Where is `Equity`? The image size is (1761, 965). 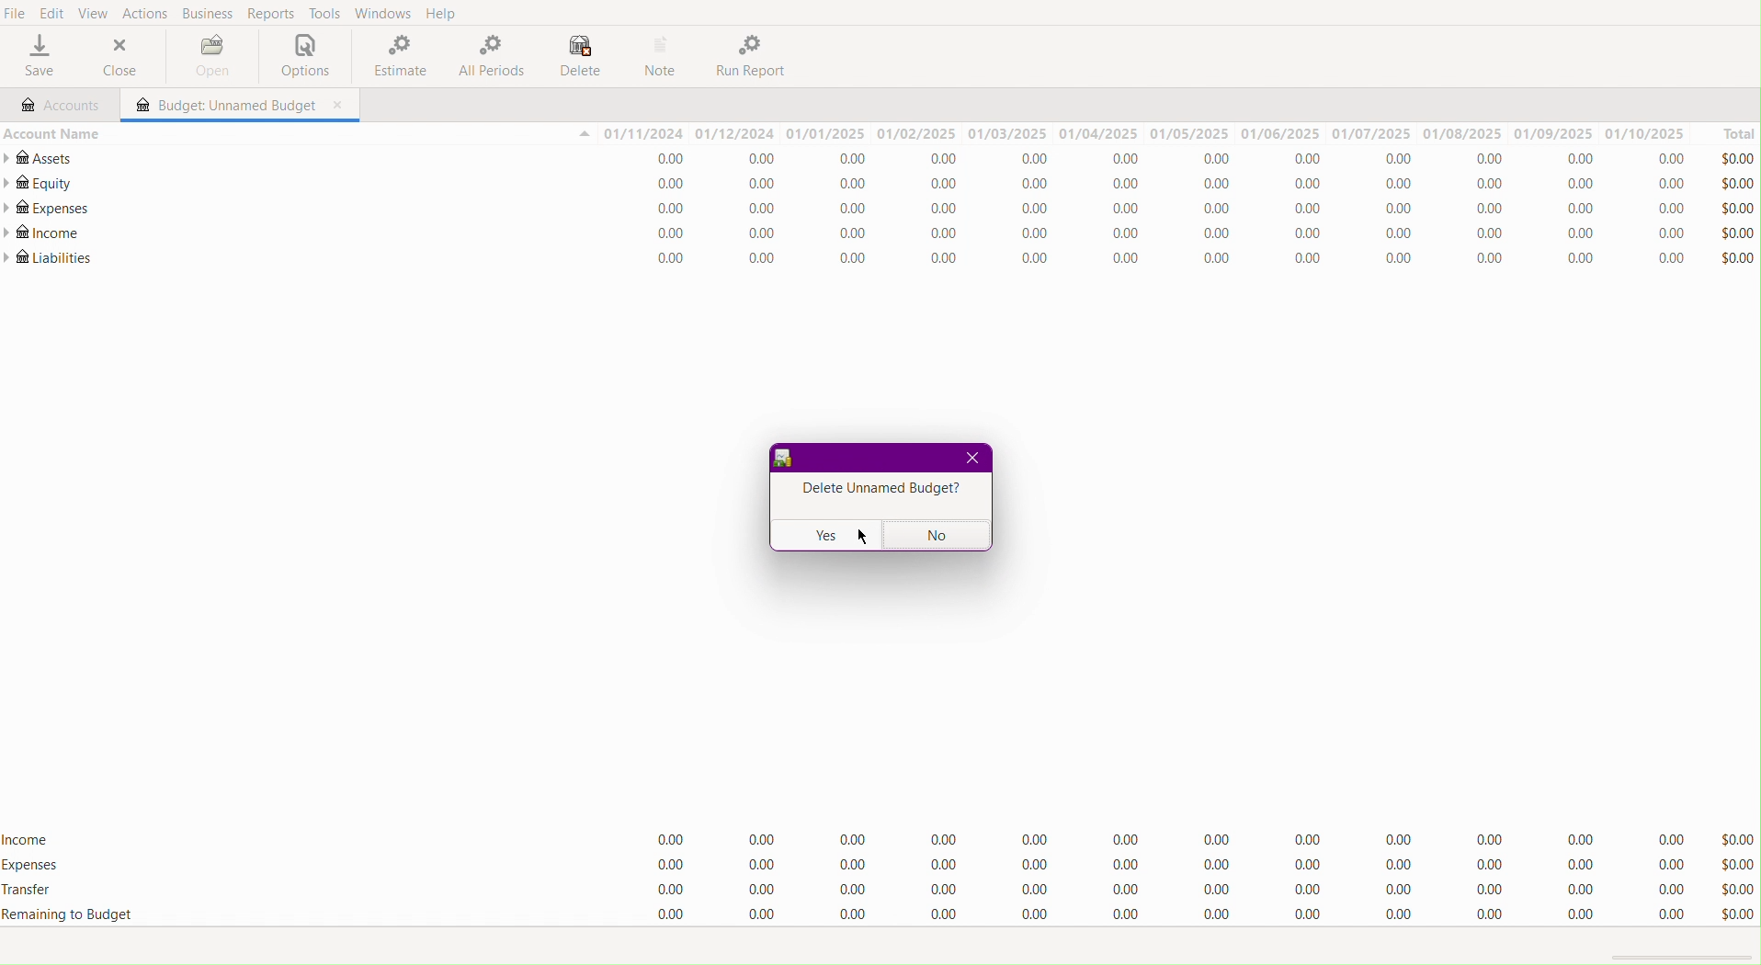 Equity is located at coordinates (39, 183).